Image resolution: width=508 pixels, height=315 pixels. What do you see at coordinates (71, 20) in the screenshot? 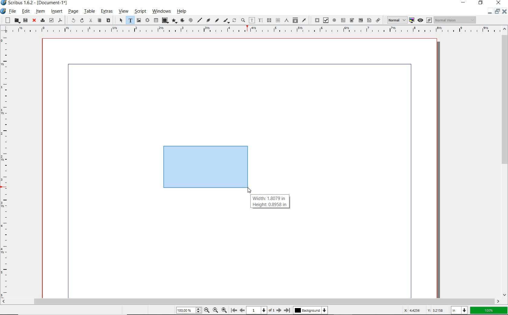
I see `undo` at bounding box center [71, 20].